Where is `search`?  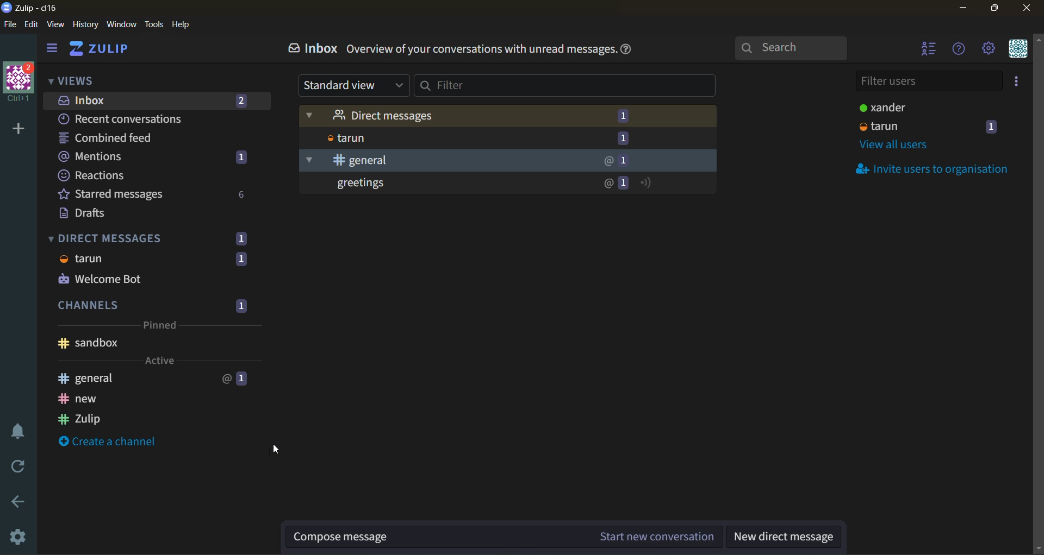 search is located at coordinates (789, 49).